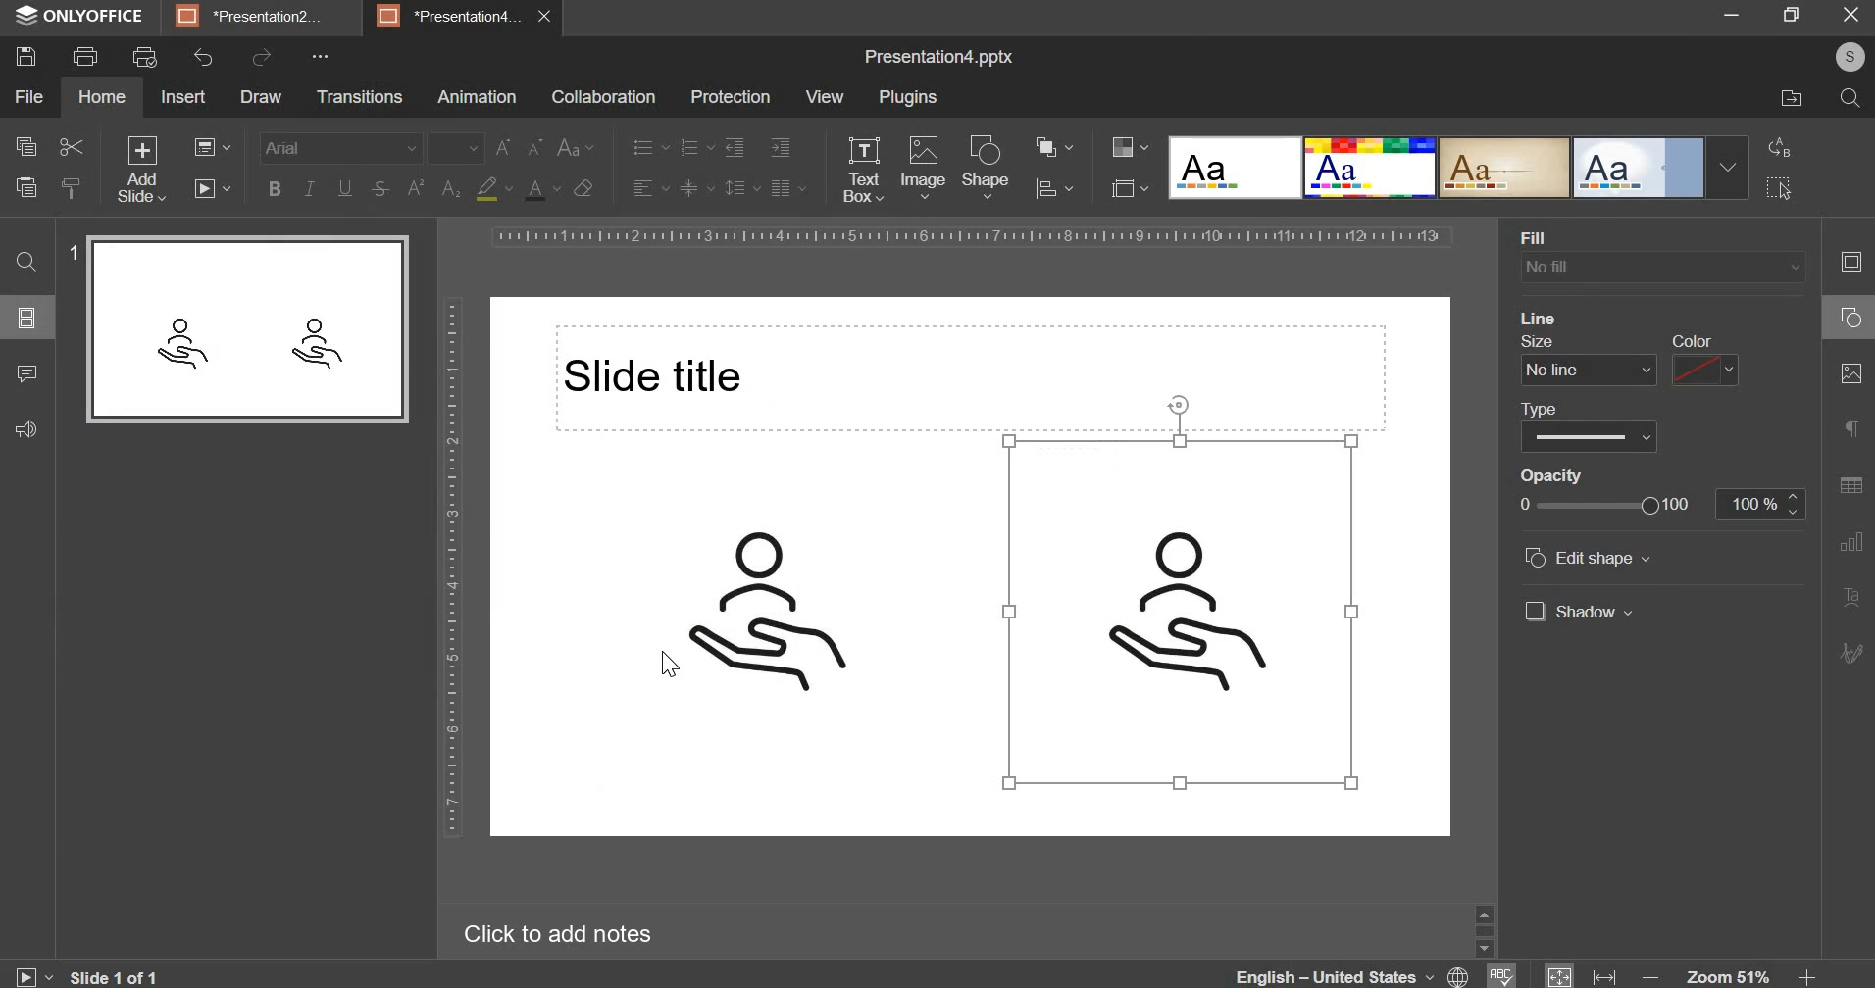  What do you see at coordinates (1051, 190) in the screenshot?
I see `align object` at bounding box center [1051, 190].